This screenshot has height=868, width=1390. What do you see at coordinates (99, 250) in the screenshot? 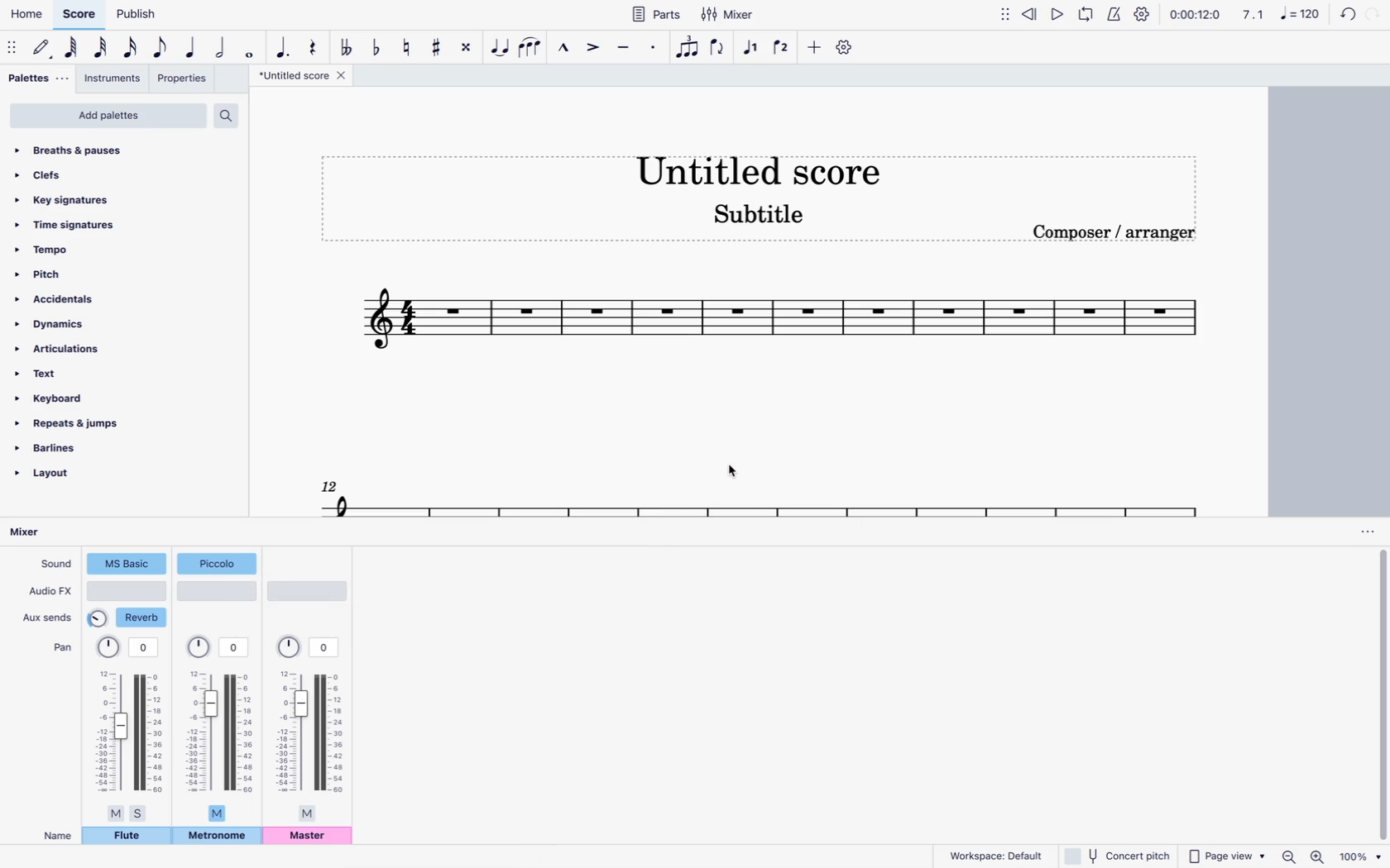
I see `tempo` at bounding box center [99, 250].